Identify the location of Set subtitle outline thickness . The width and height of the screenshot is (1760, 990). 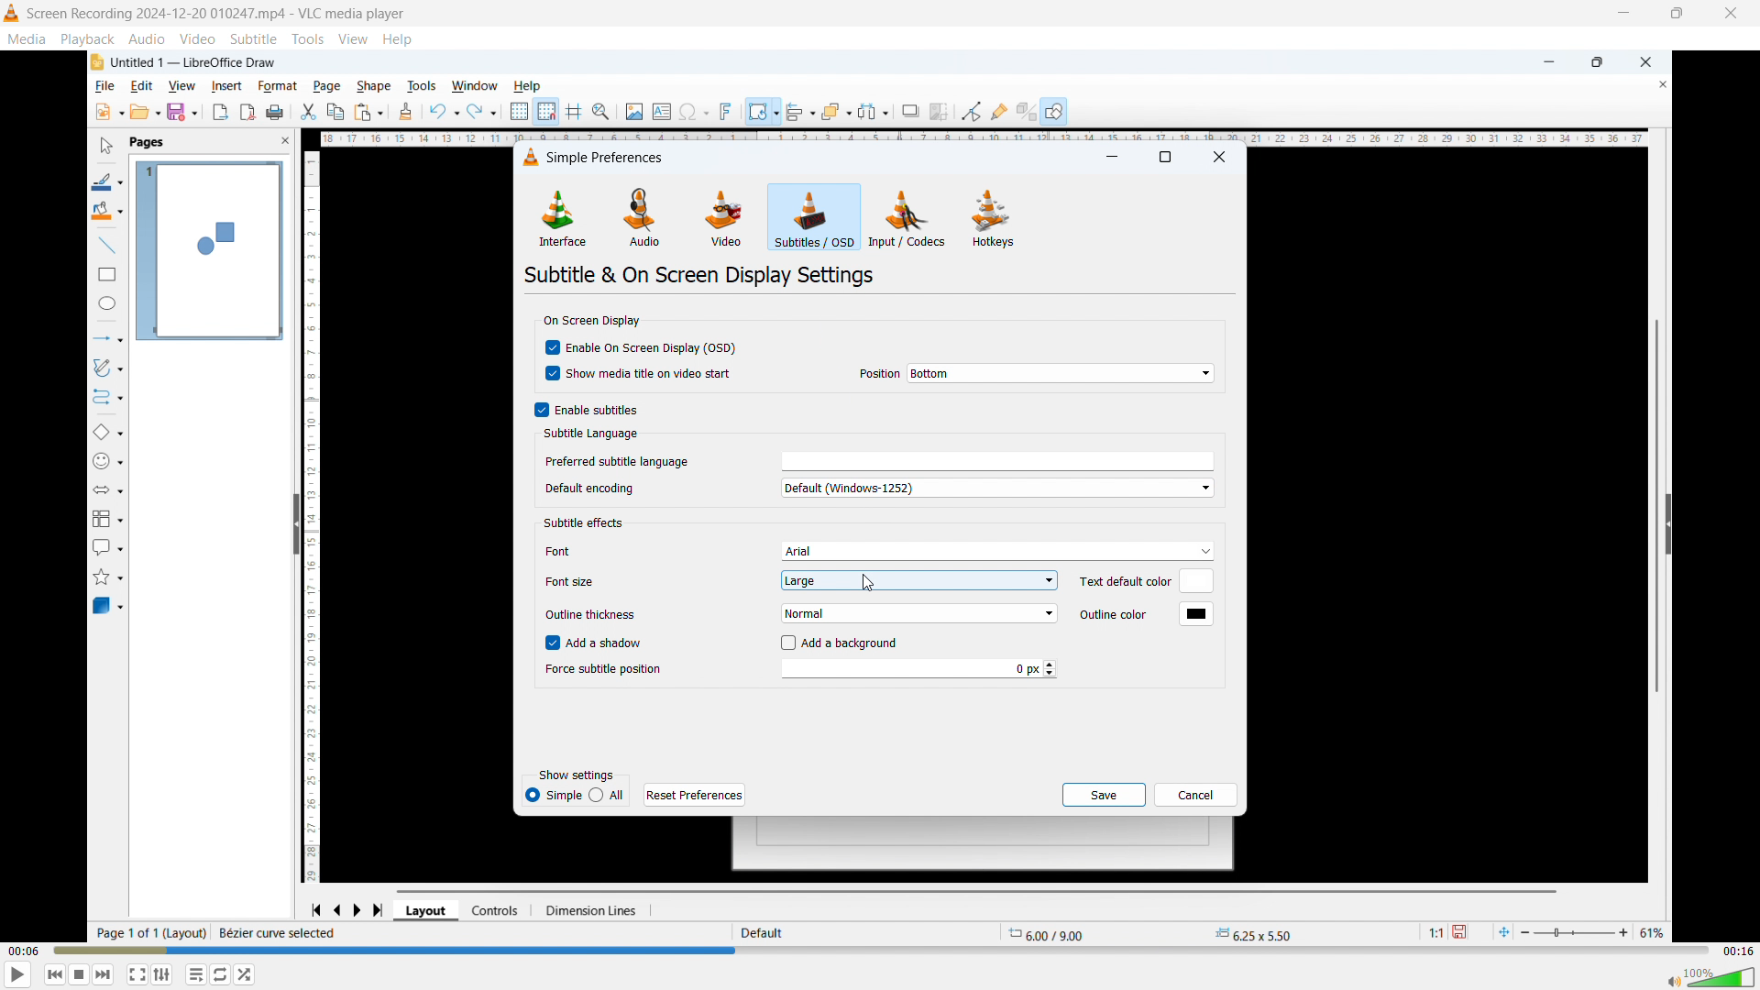
(919, 612).